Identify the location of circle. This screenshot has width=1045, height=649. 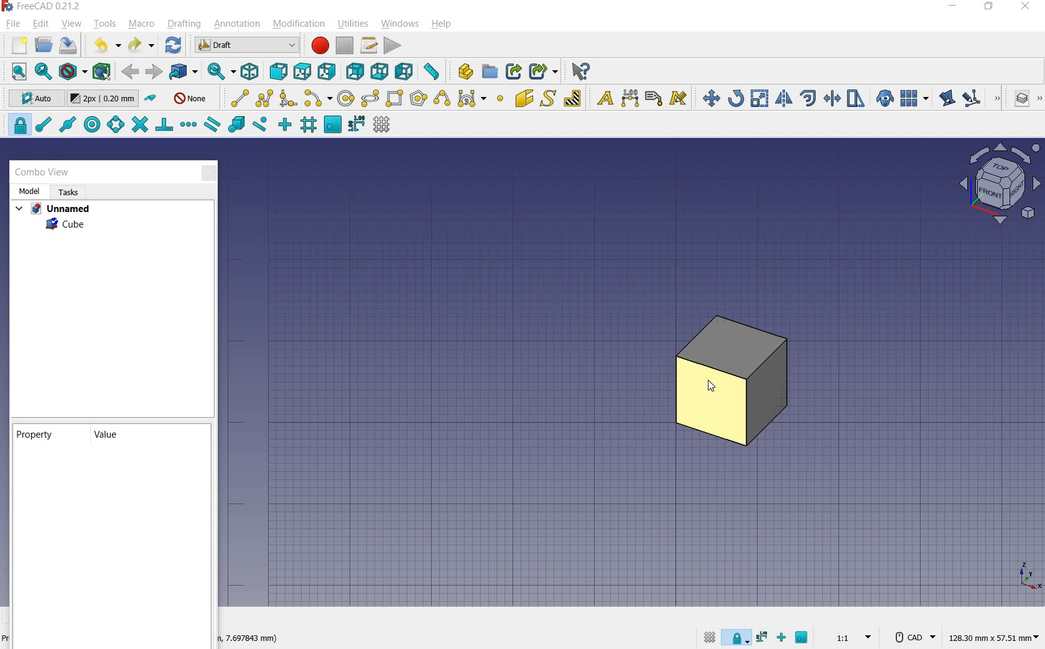
(347, 98).